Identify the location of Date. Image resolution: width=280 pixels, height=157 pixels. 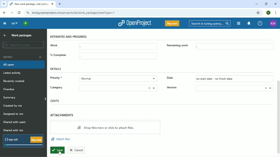
(175, 78).